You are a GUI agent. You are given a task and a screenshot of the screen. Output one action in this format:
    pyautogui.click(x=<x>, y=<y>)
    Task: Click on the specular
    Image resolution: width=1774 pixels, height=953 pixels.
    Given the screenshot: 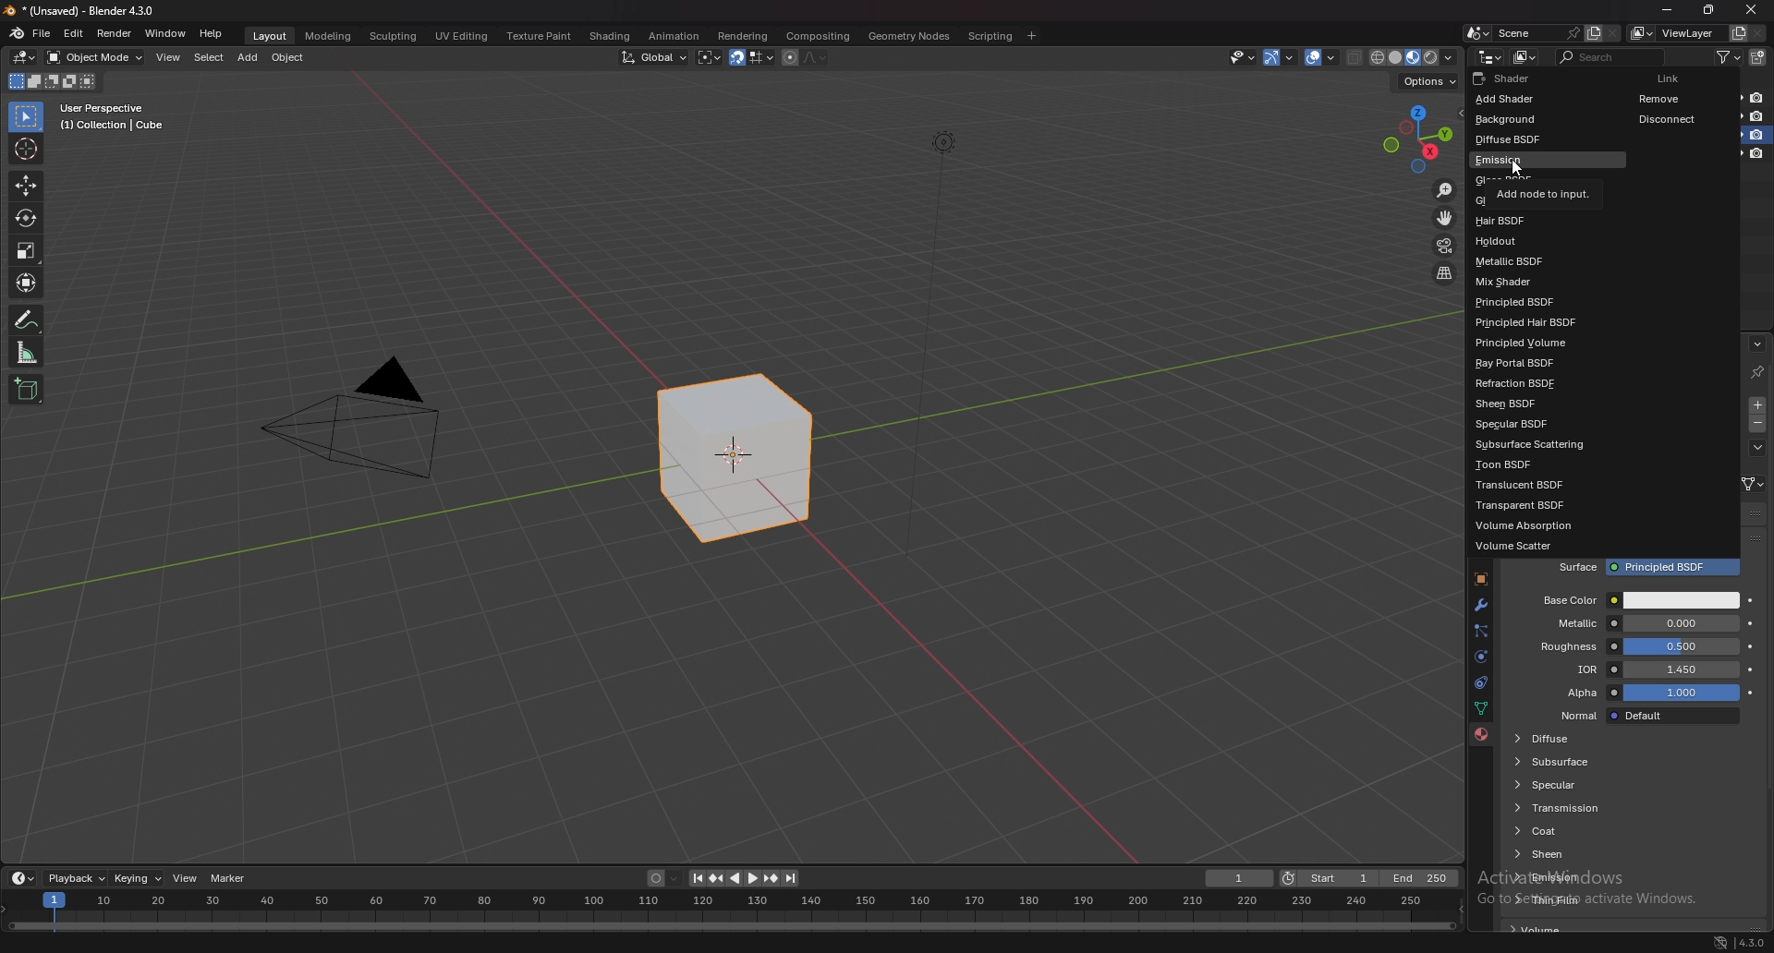 What is the action you would take?
    pyautogui.click(x=1570, y=784)
    